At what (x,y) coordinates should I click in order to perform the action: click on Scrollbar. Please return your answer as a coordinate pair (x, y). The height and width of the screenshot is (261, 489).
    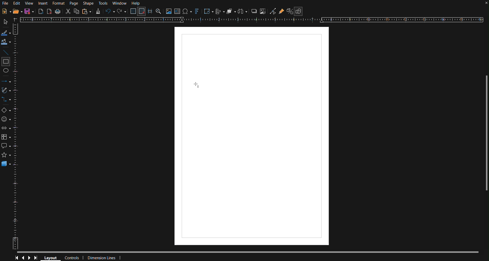
    Looking at the image, I should click on (252, 252).